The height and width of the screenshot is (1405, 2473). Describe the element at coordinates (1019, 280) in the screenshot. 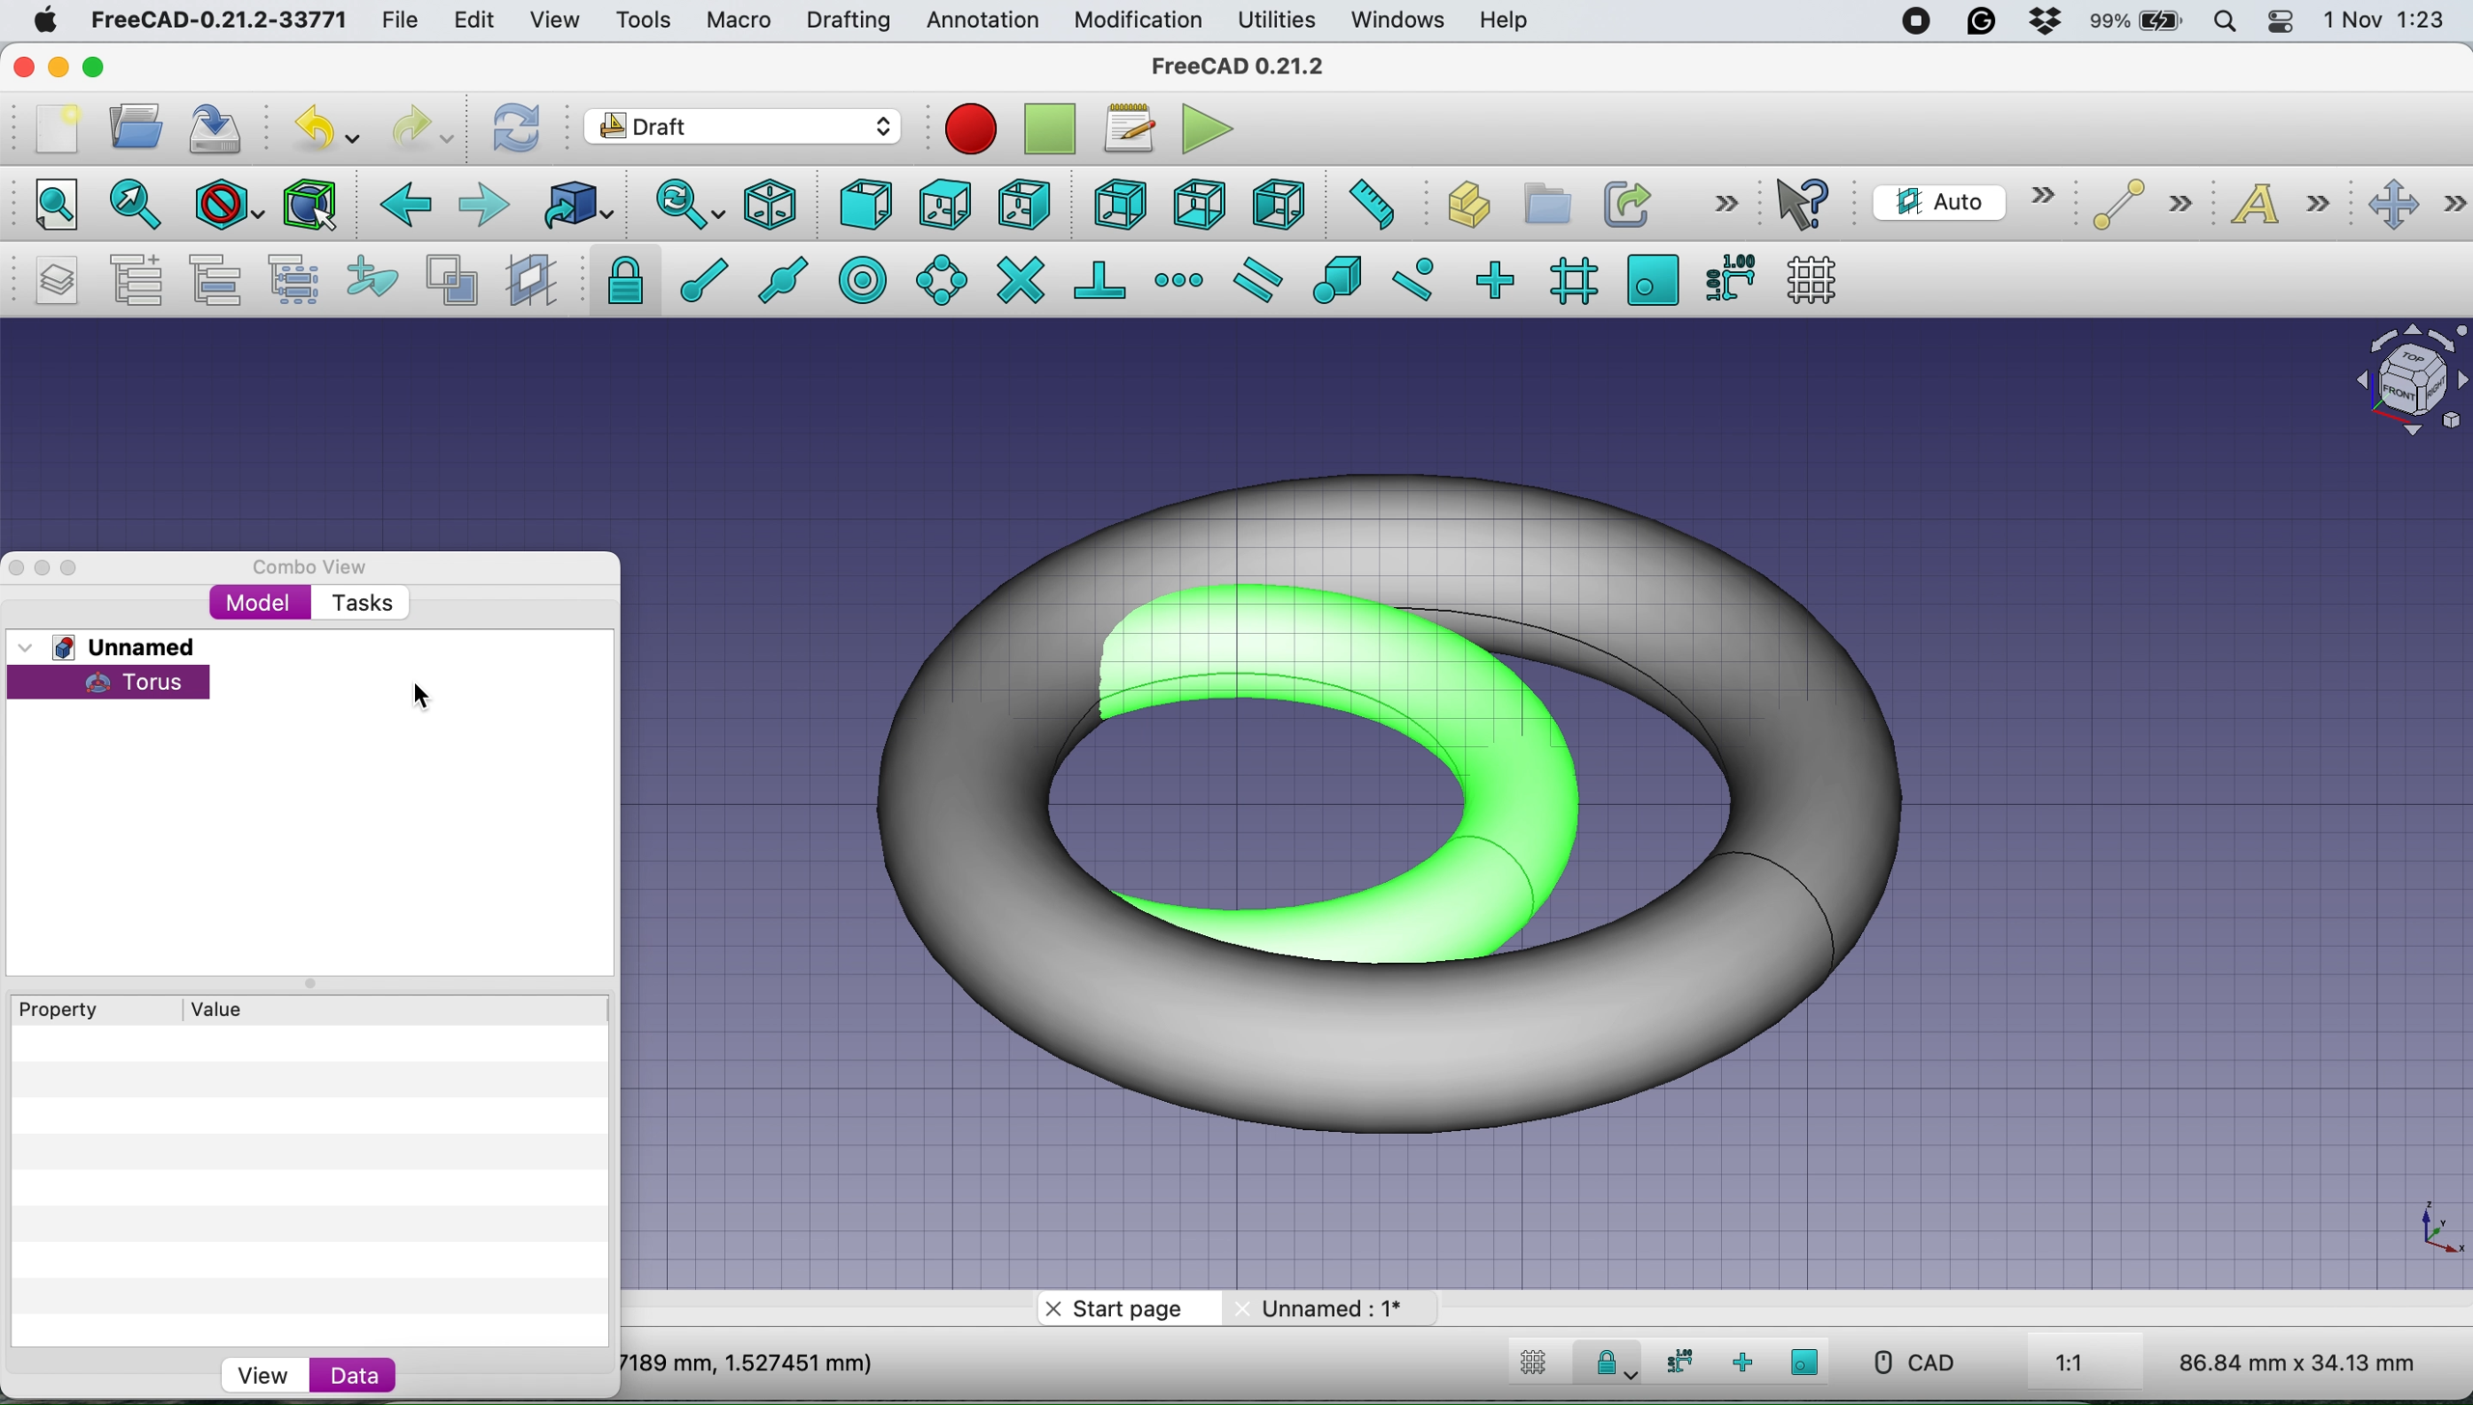

I see `snap intersection` at that location.